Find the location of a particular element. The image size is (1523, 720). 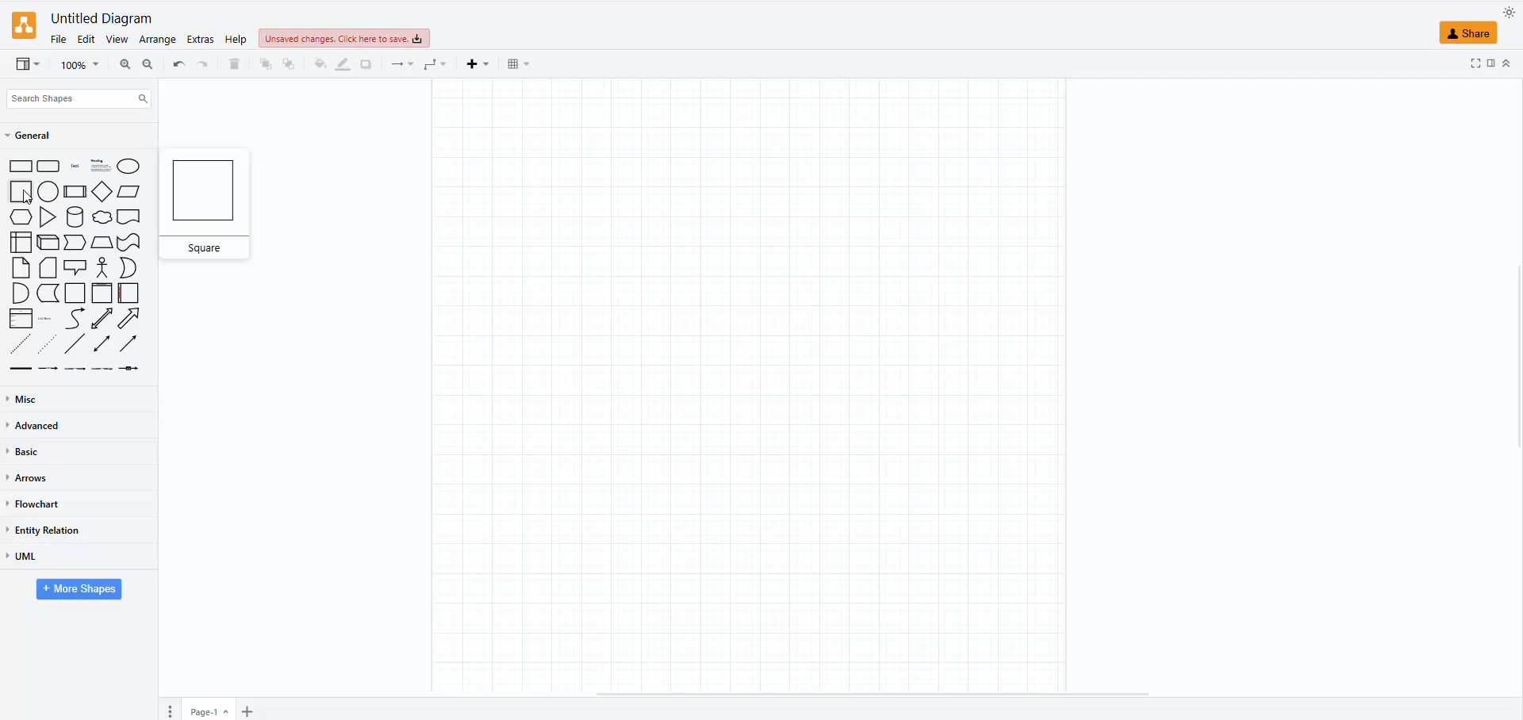

logo is located at coordinates (24, 25).